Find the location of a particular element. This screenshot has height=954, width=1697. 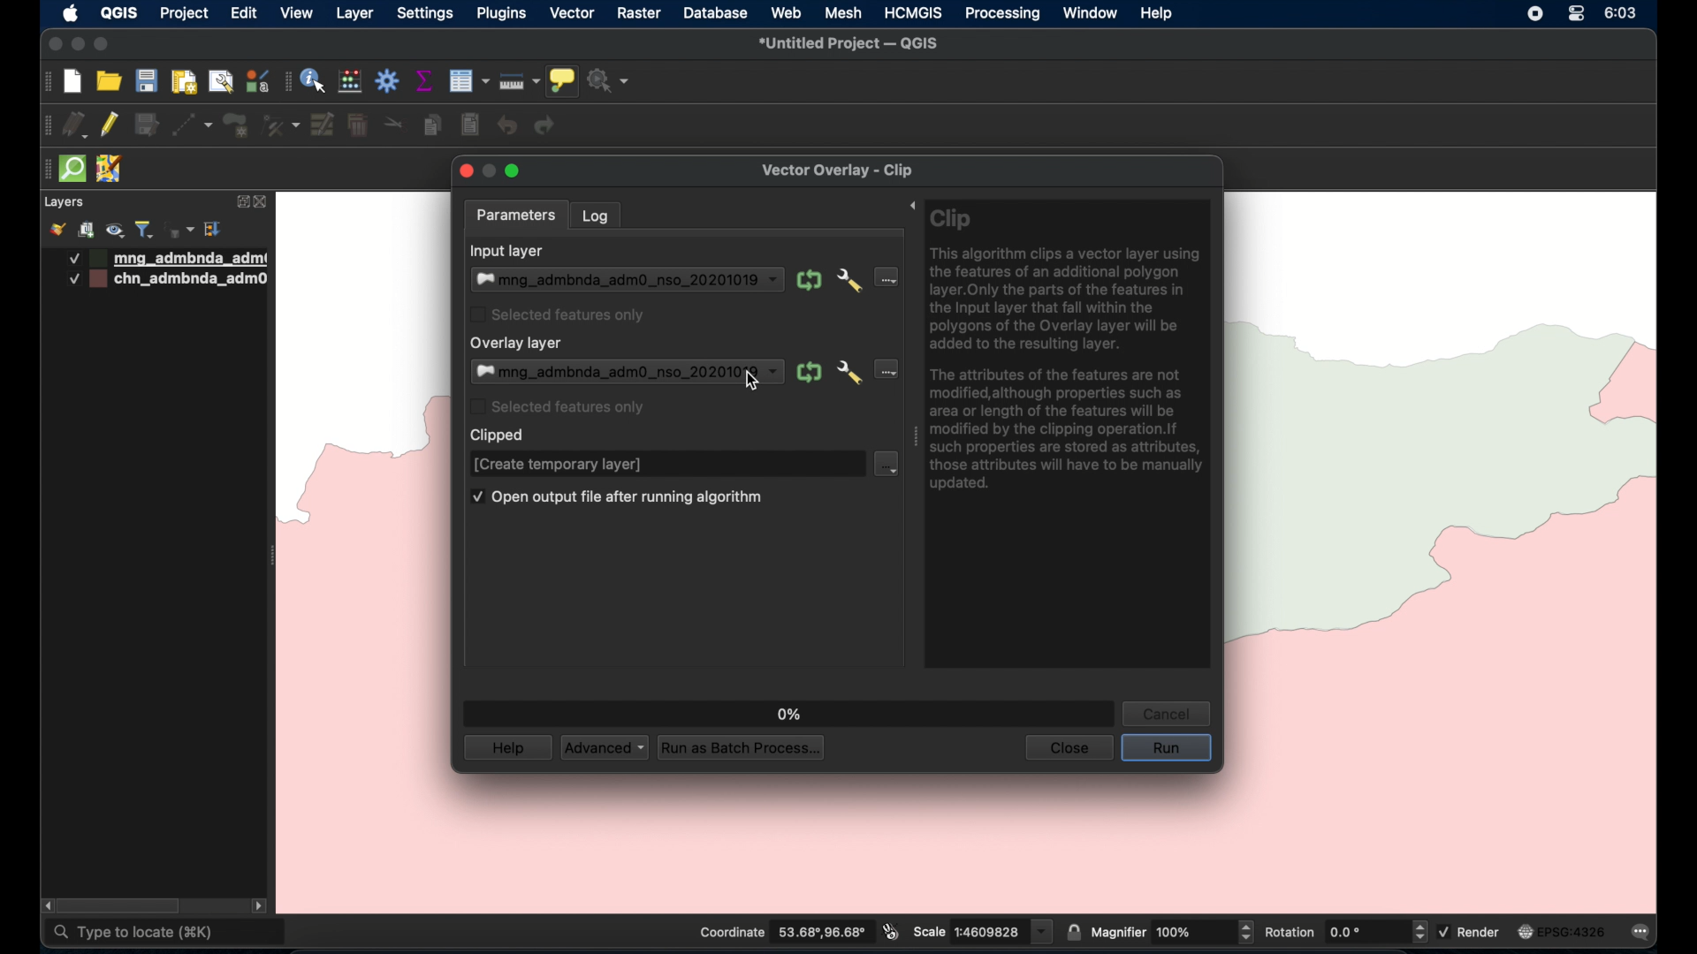

coordinate is located at coordinates (780, 932).